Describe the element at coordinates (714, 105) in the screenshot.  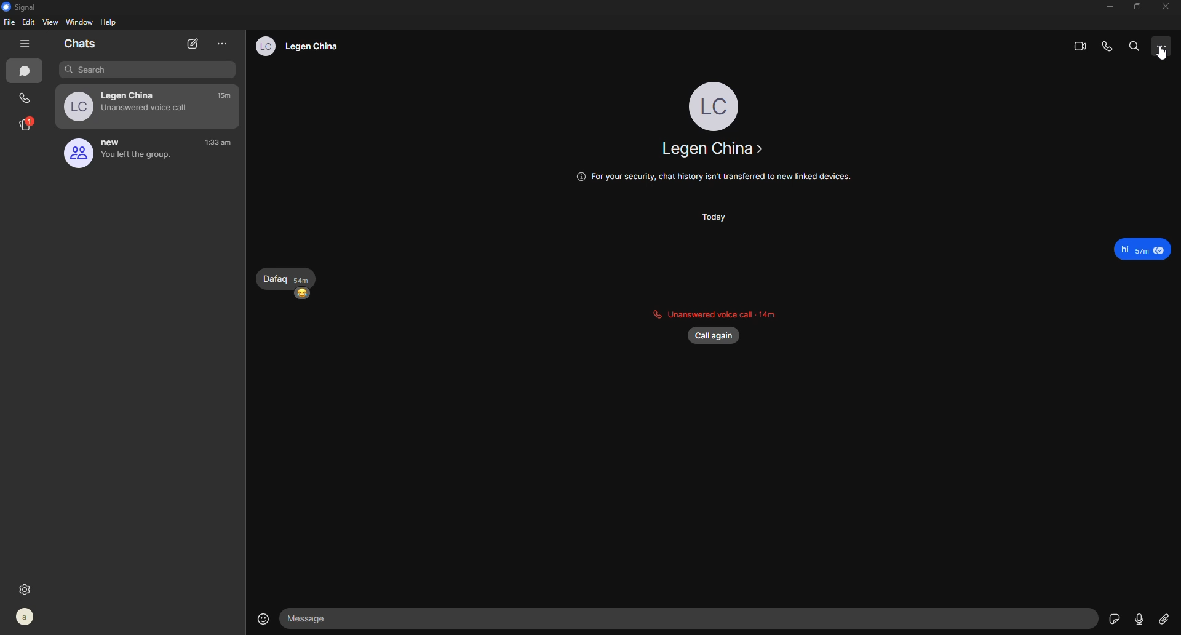
I see `profile pic` at that location.